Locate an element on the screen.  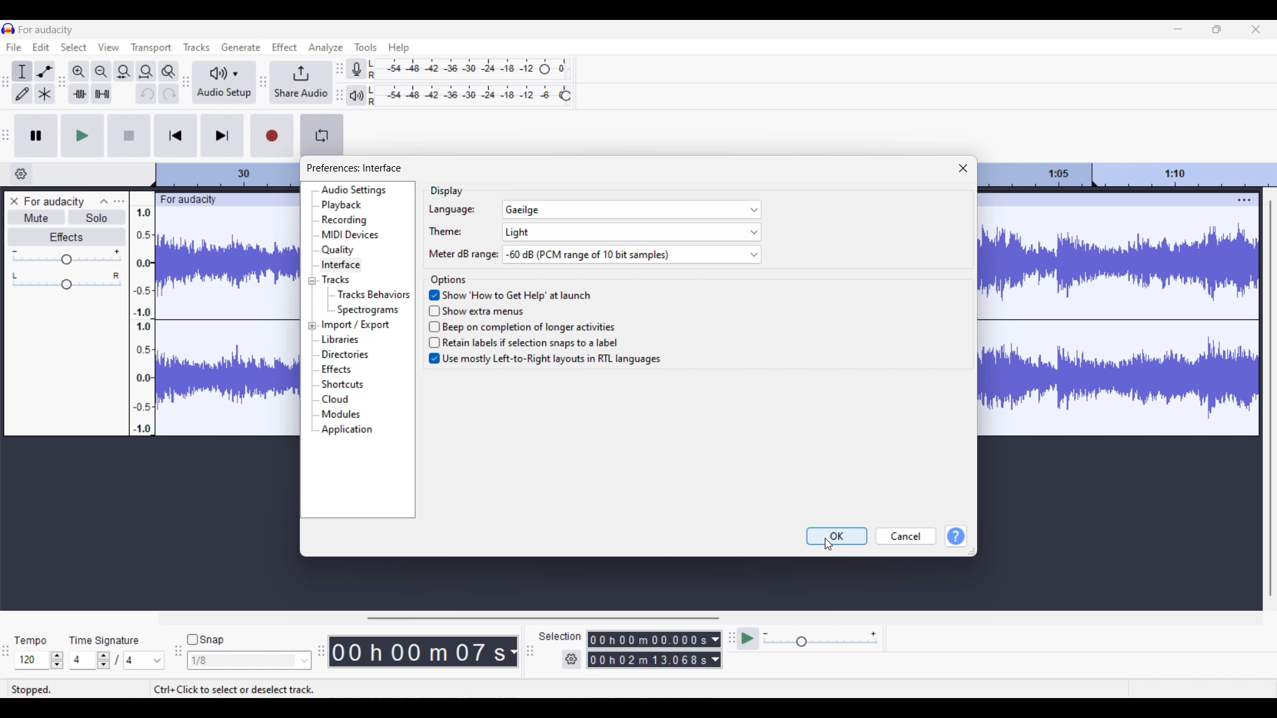
00 h 00 m 07 s is located at coordinates (418, 652).